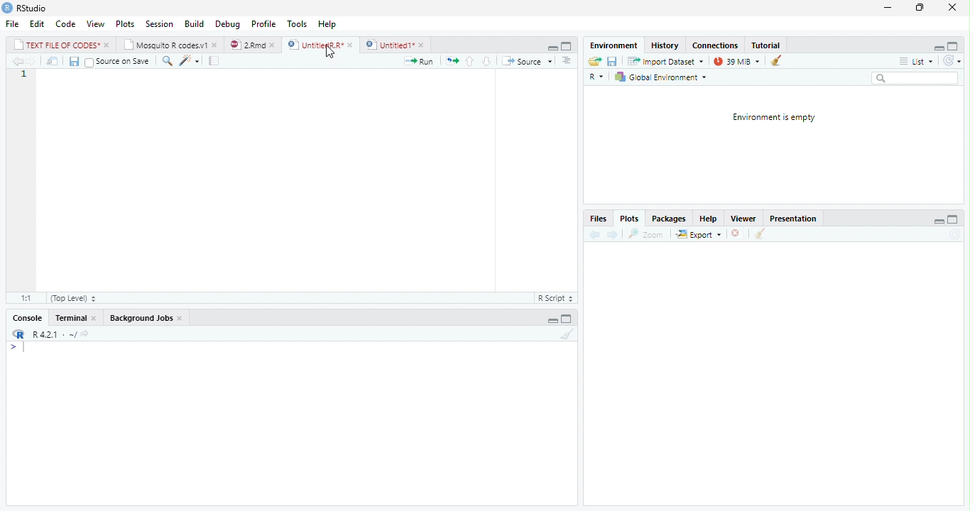 The width and height of the screenshot is (970, 511). What do you see at coordinates (420, 60) in the screenshot?
I see `Run` at bounding box center [420, 60].